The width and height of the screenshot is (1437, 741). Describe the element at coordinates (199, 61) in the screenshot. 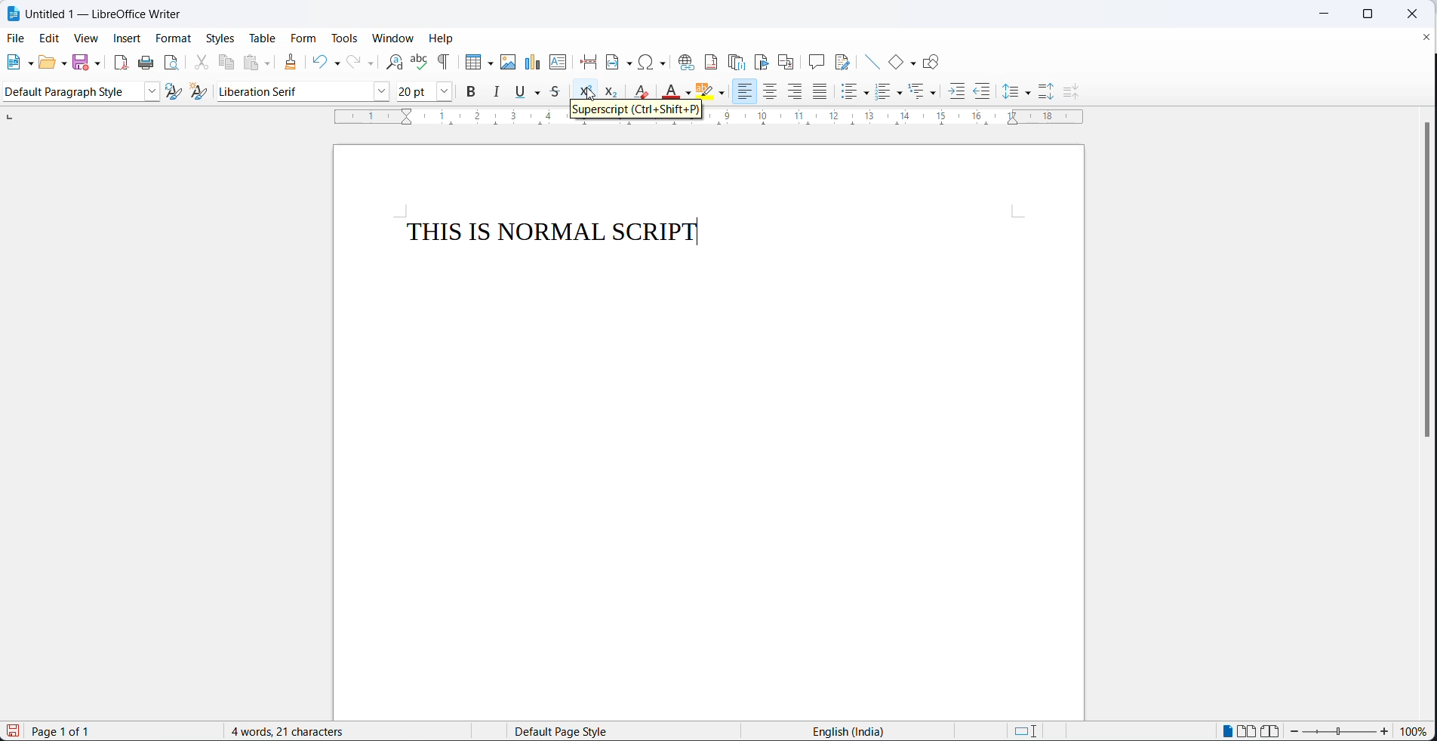

I see `cut` at that location.